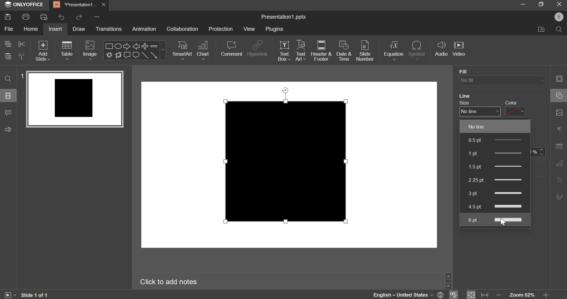  I want to click on 3pt, so click(496, 194).